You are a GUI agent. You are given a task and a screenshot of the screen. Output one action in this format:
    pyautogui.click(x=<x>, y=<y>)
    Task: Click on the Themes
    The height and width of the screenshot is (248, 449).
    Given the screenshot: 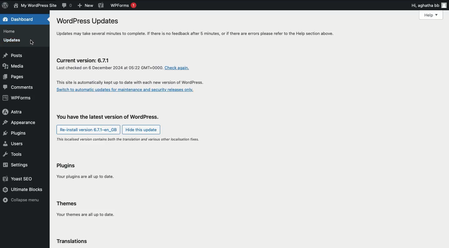 What is the action you would take?
    pyautogui.click(x=86, y=210)
    